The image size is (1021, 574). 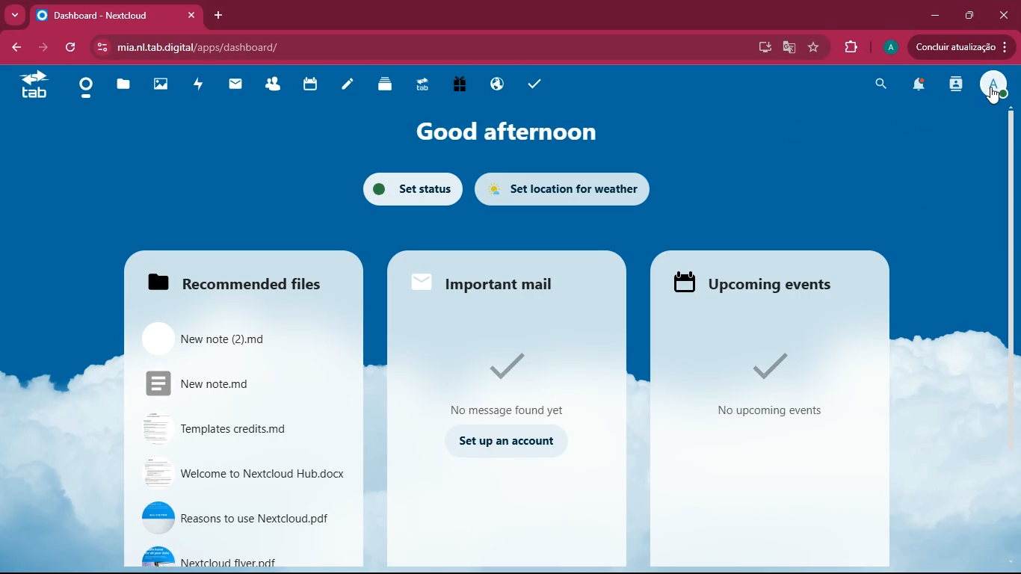 What do you see at coordinates (245, 277) in the screenshot?
I see `files` at bounding box center [245, 277].